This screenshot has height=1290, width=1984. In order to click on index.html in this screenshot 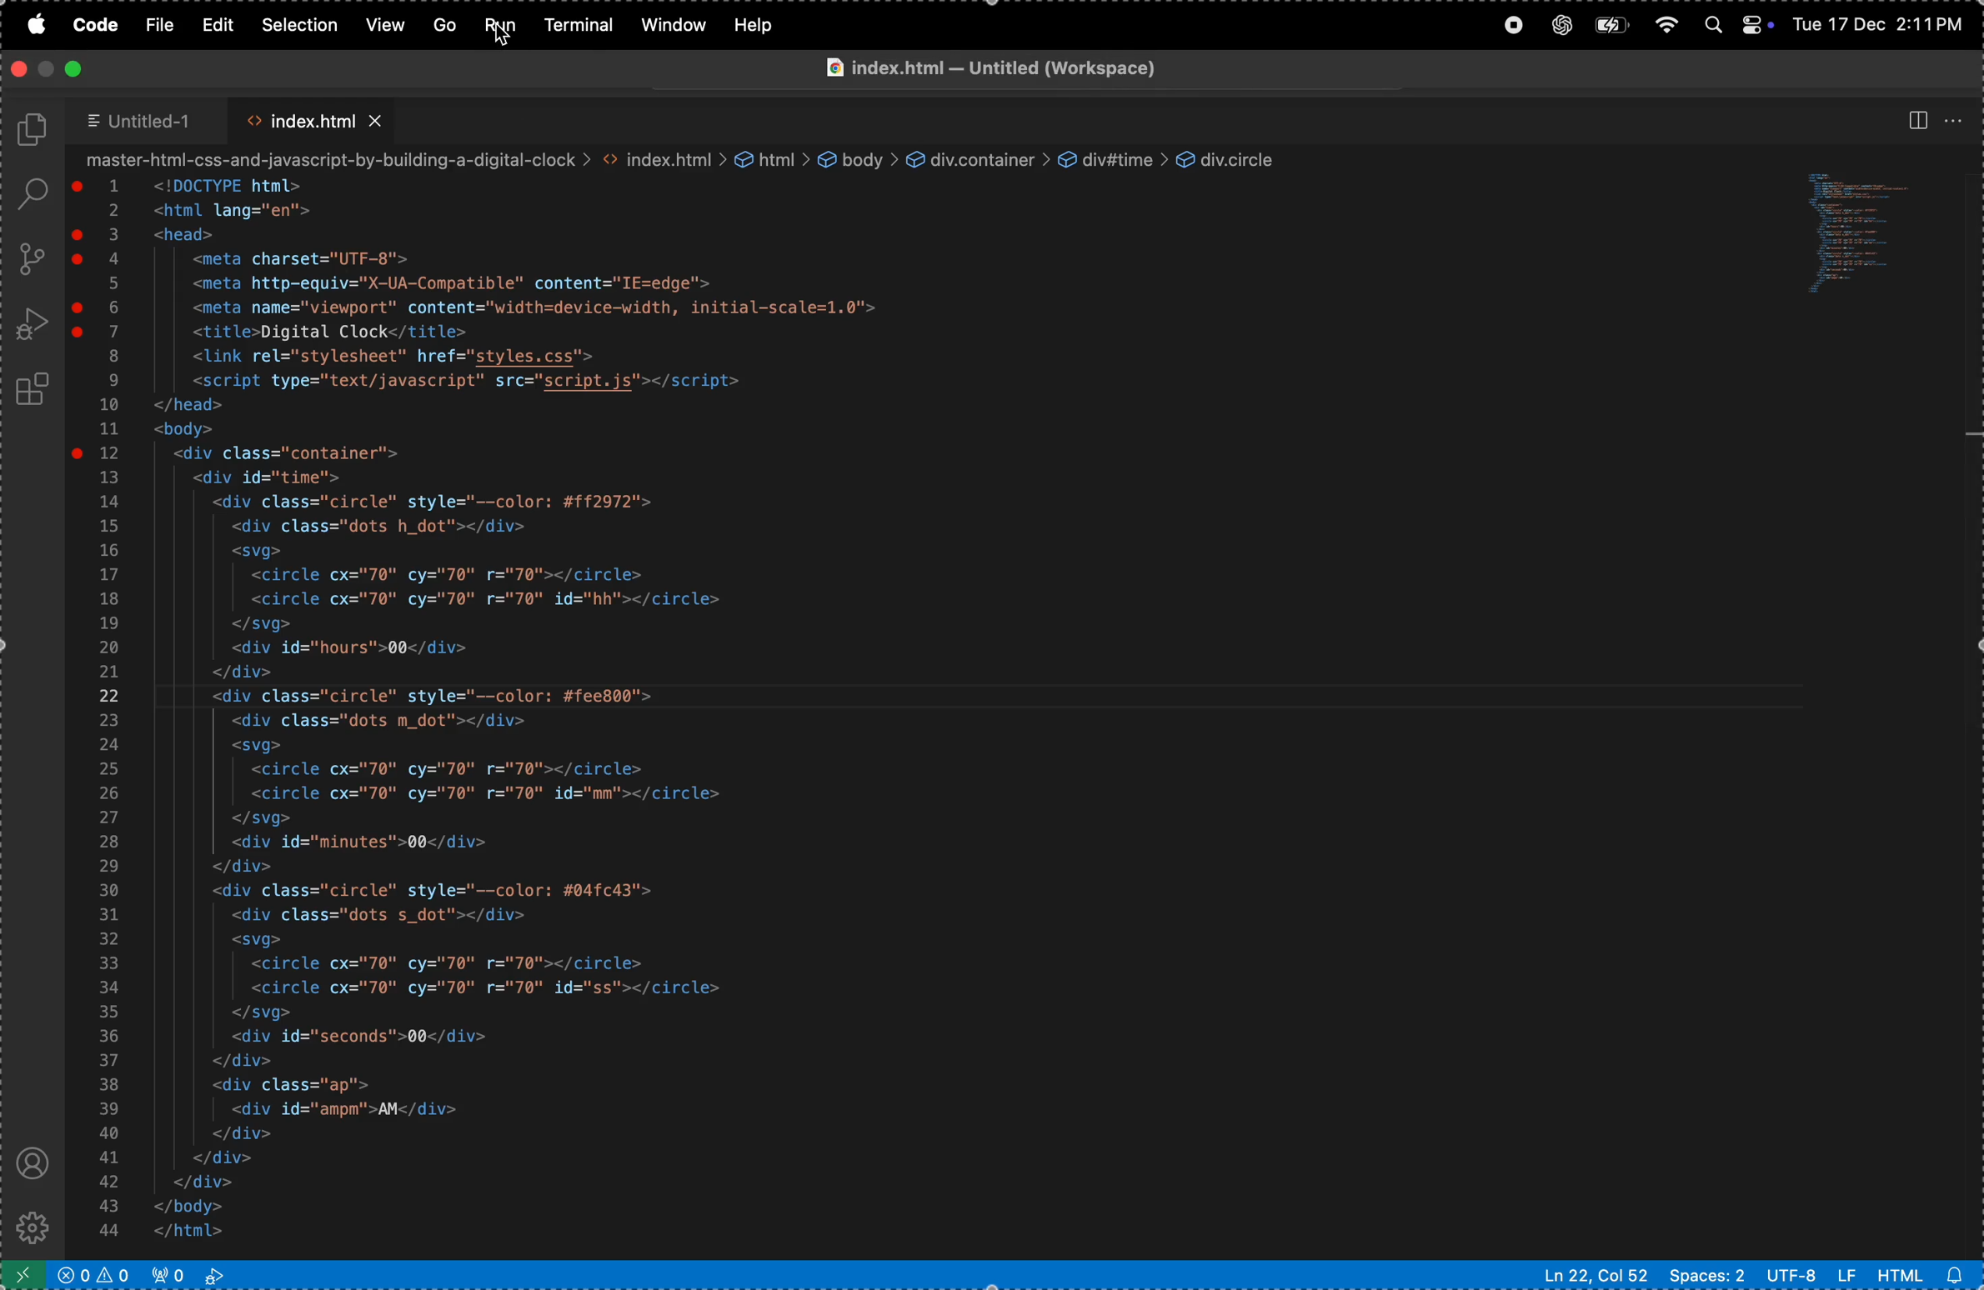, I will do `click(312, 117)`.